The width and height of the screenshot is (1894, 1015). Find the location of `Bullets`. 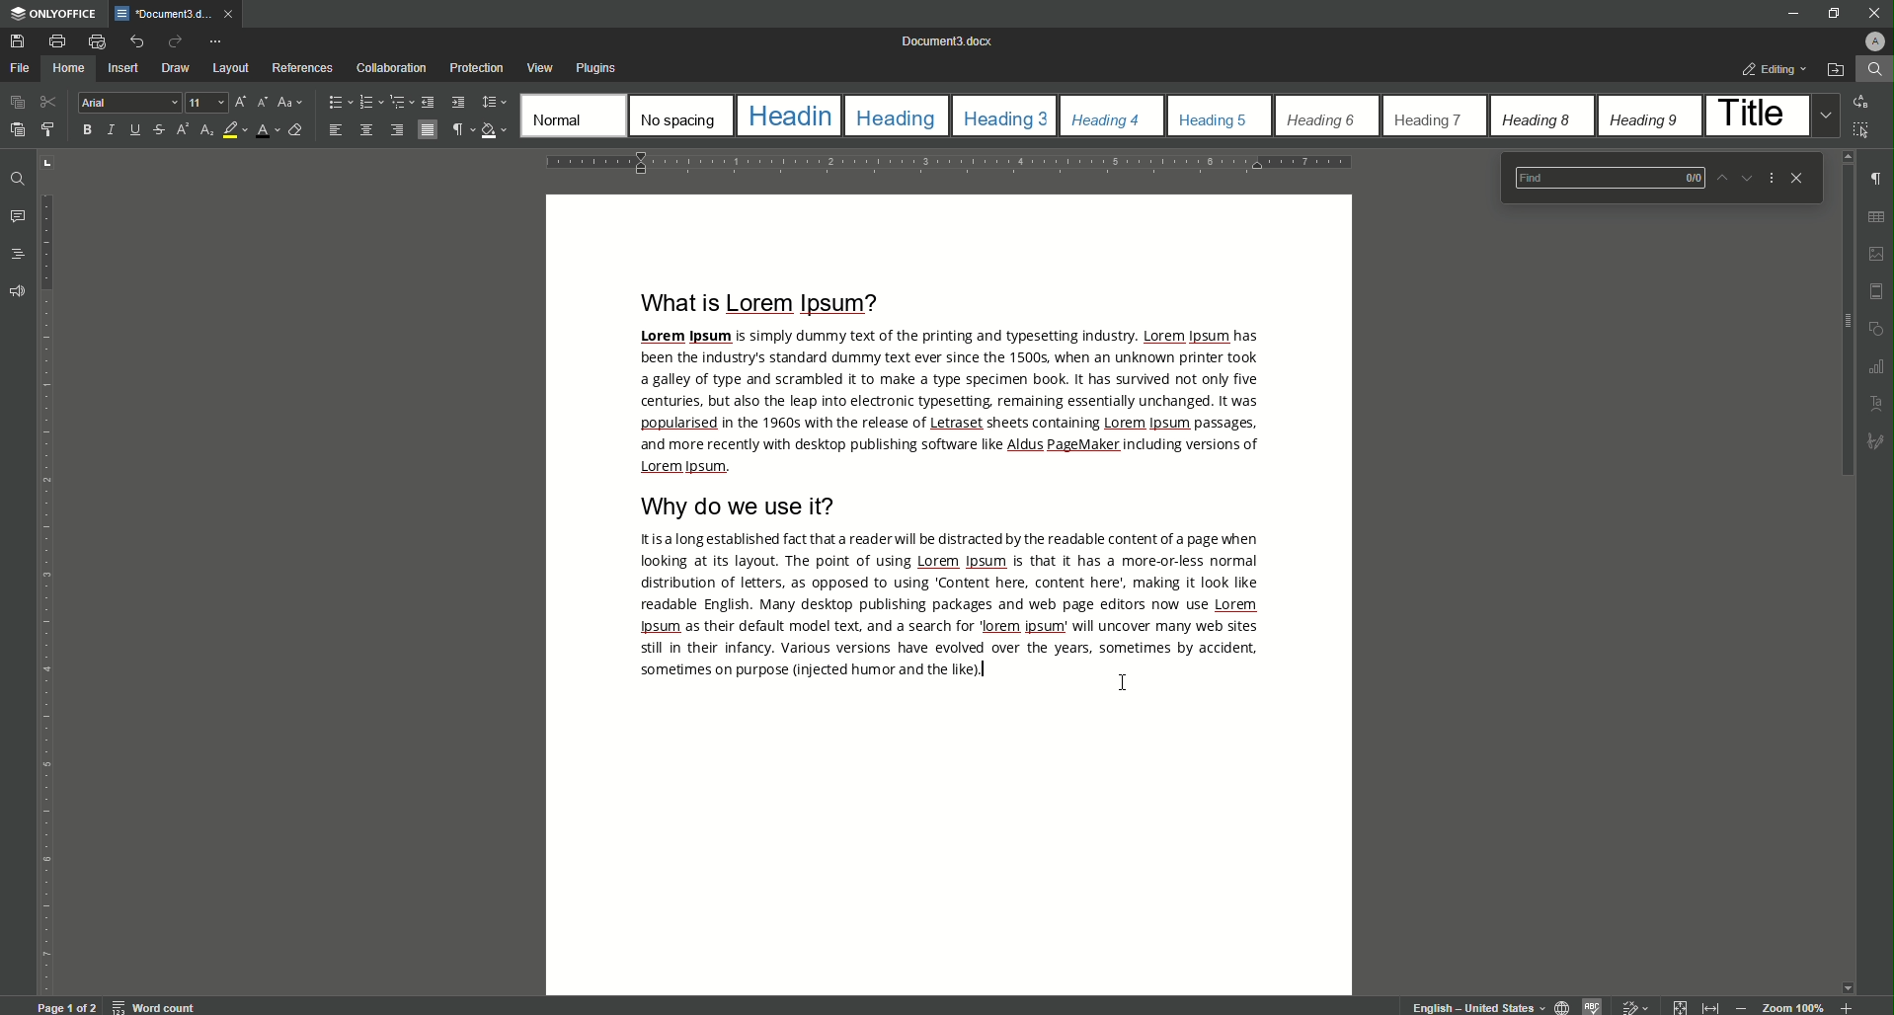

Bullets is located at coordinates (335, 103).